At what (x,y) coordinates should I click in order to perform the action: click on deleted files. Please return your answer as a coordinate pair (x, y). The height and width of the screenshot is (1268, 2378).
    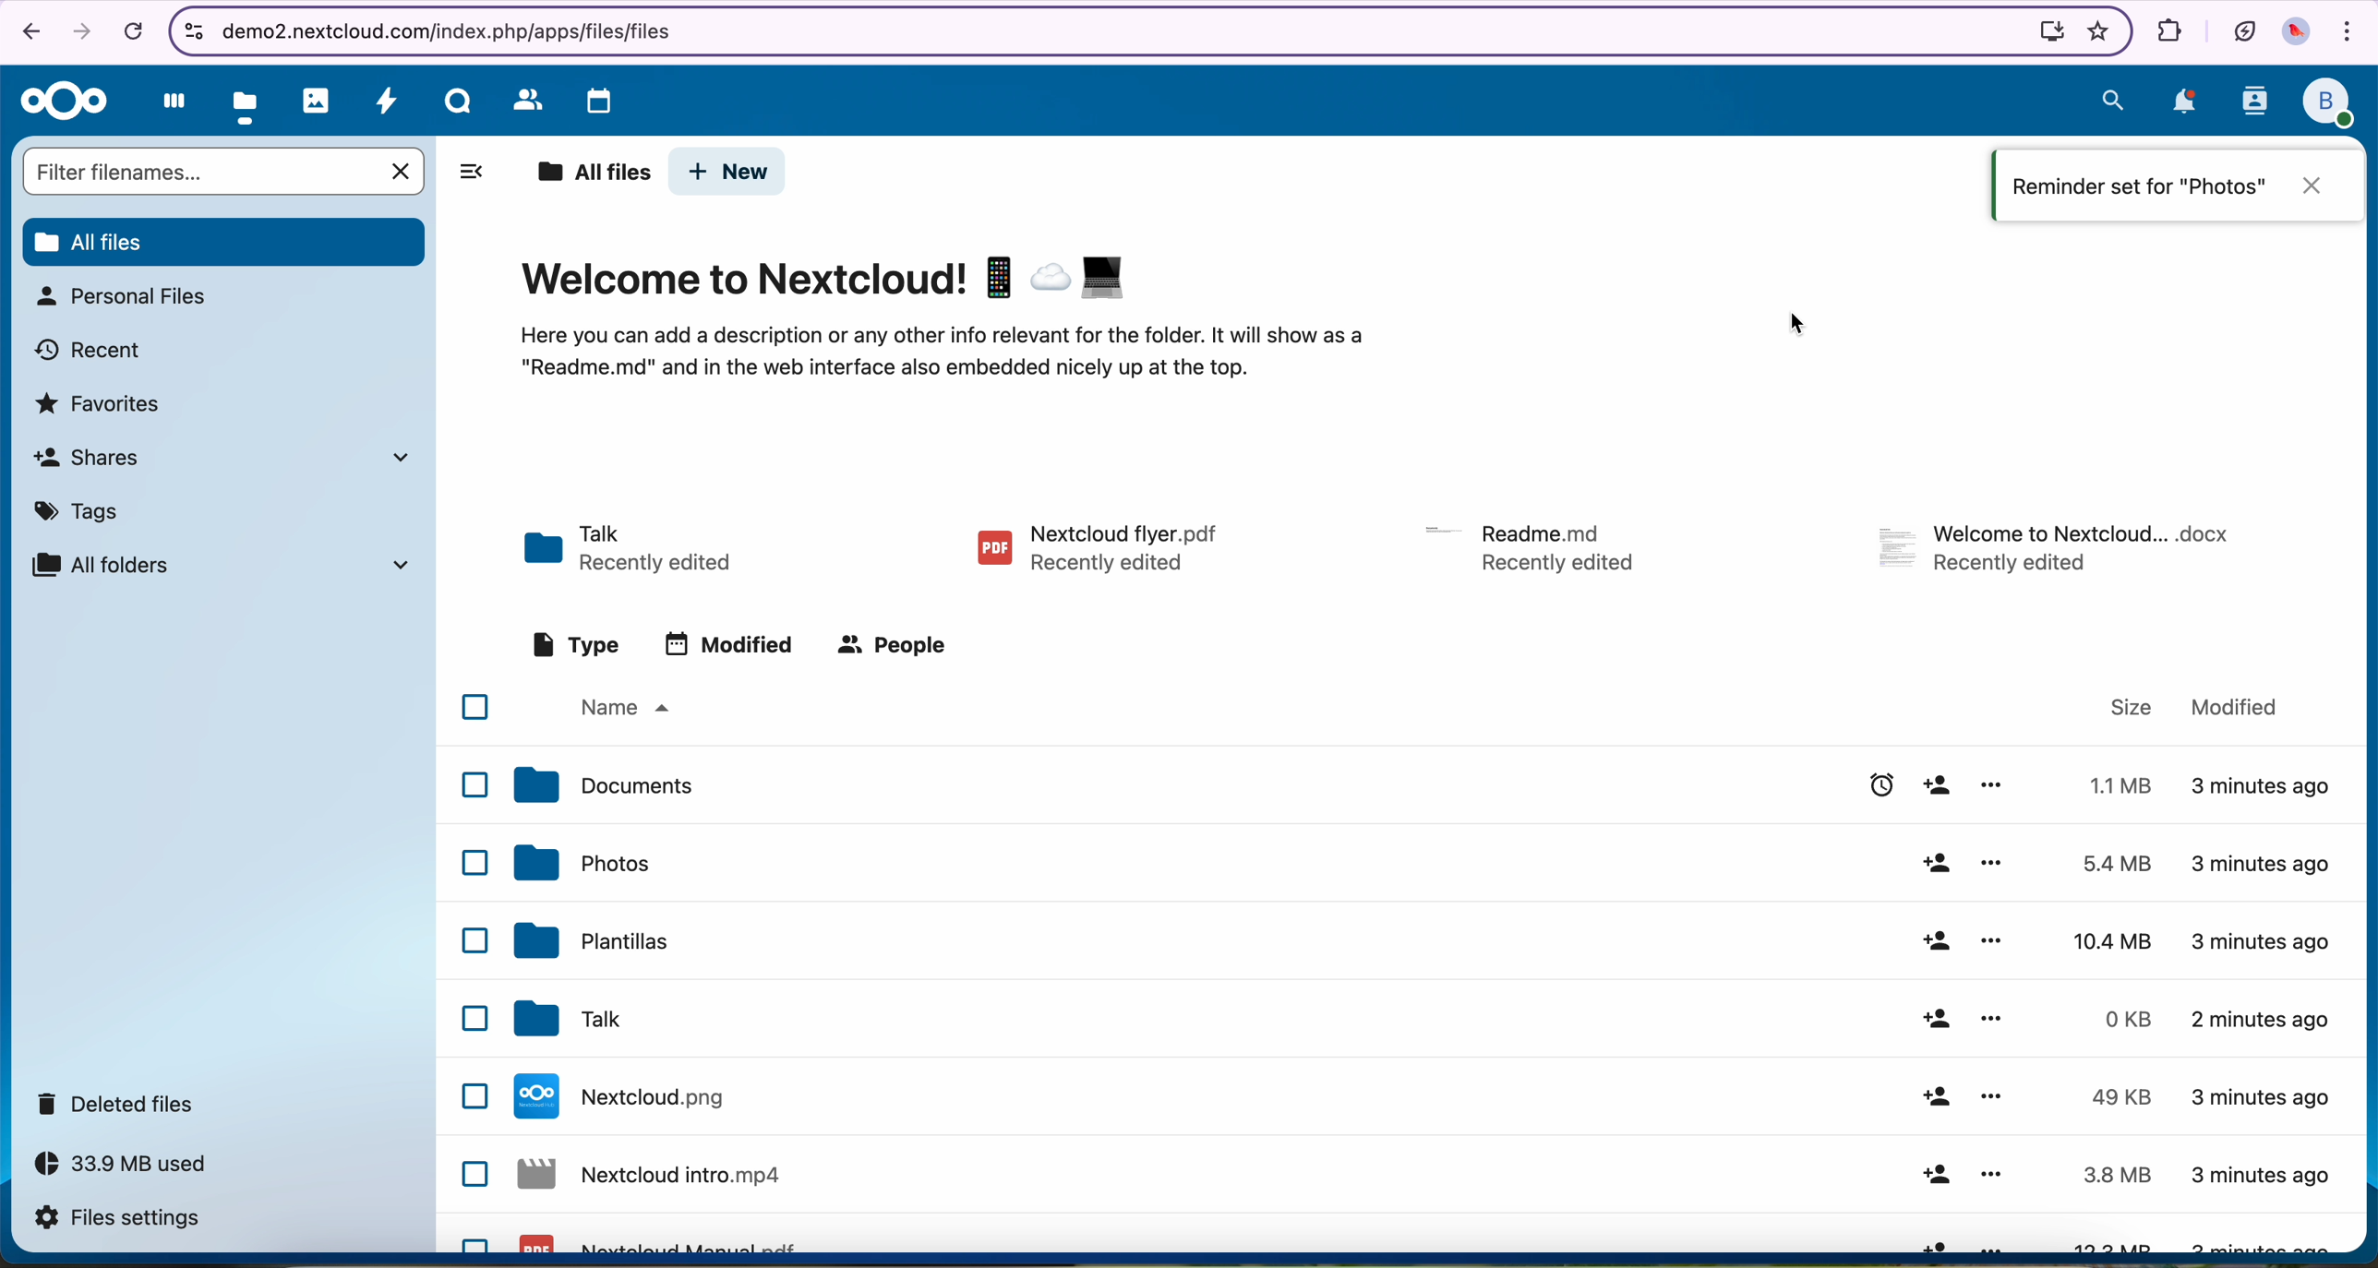
    Looking at the image, I should click on (120, 1105).